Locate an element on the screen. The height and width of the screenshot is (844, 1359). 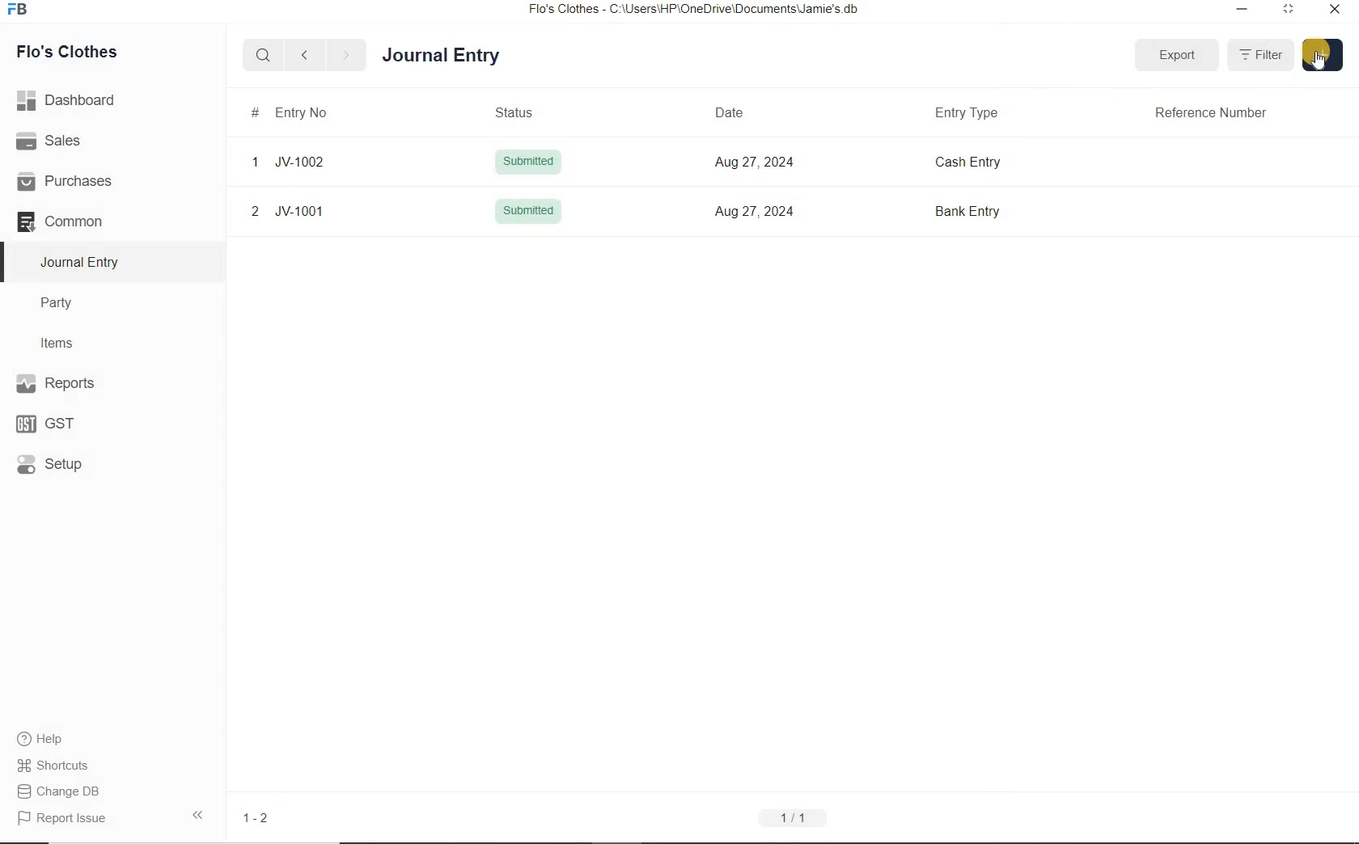
cursor is located at coordinates (1321, 63).